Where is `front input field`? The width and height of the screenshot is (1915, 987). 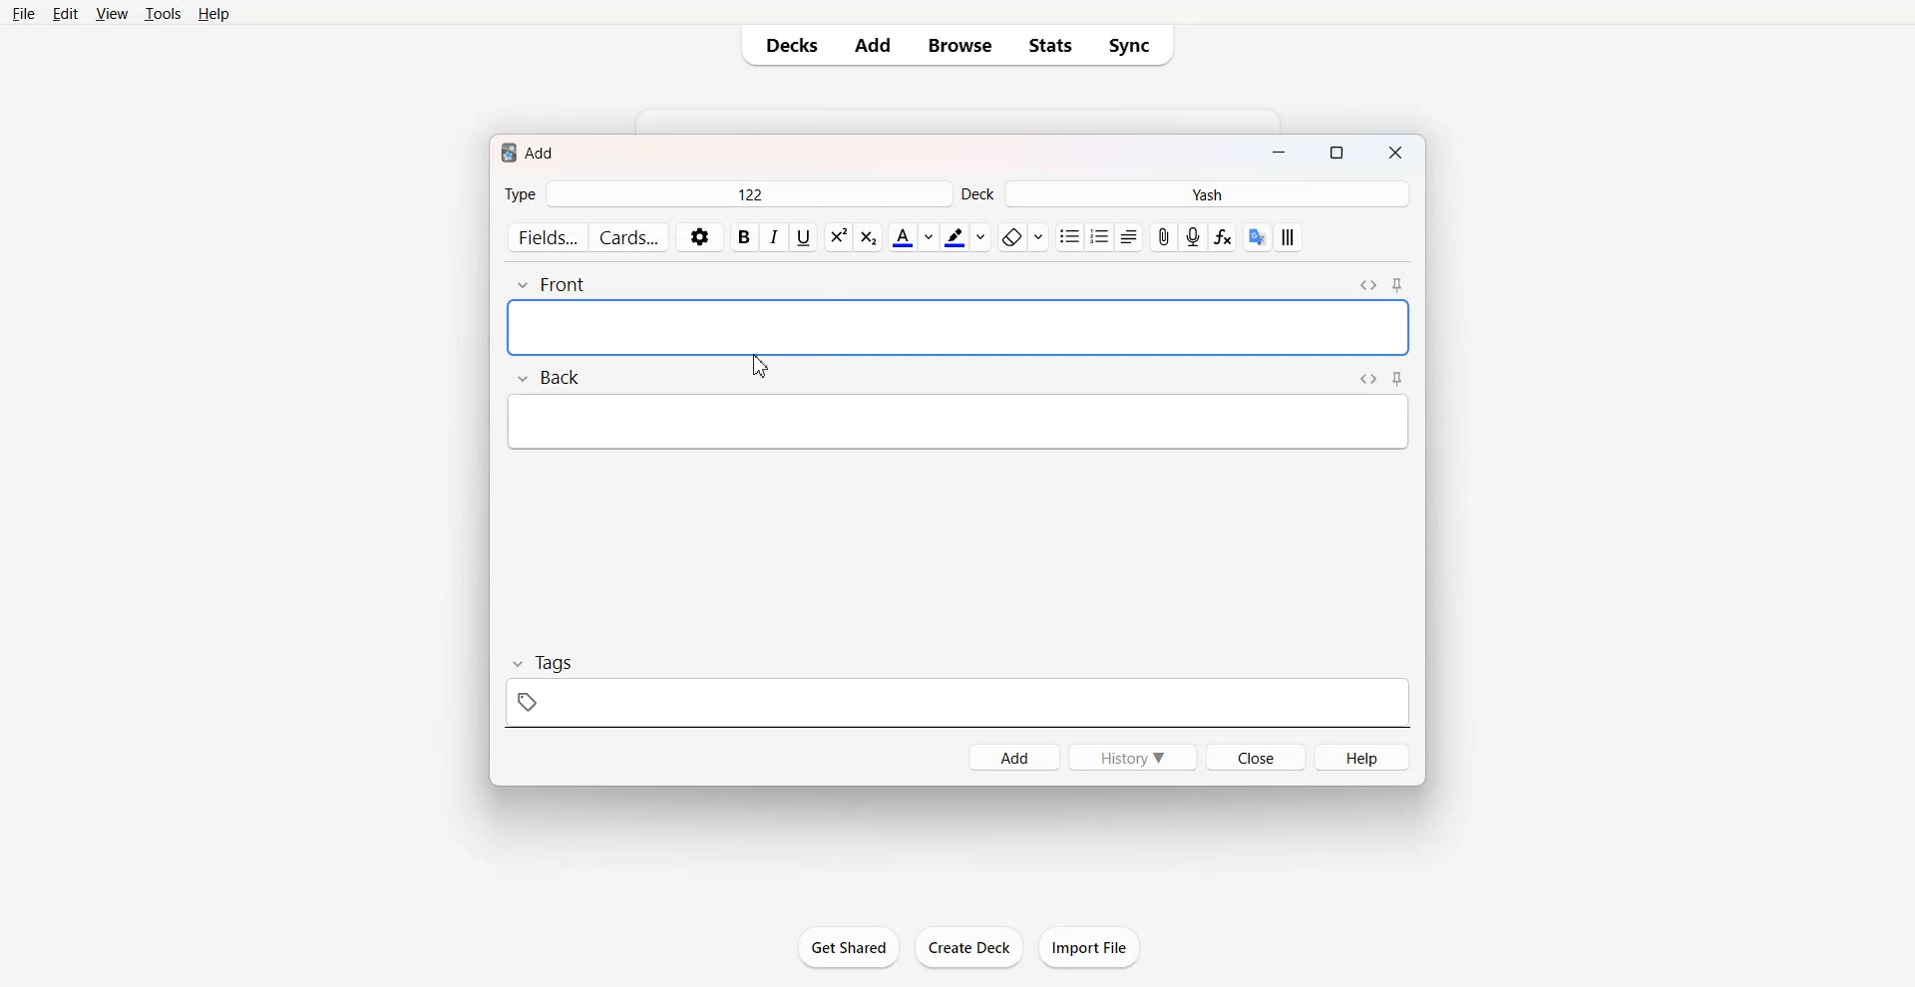 front input field is located at coordinates (957, 327).